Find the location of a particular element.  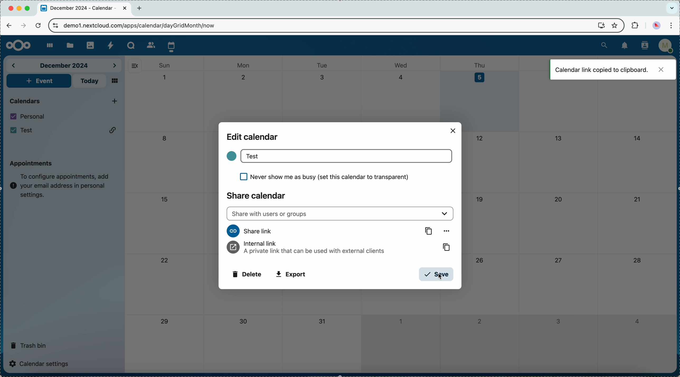

favorites is located at coordinates (614, 25).